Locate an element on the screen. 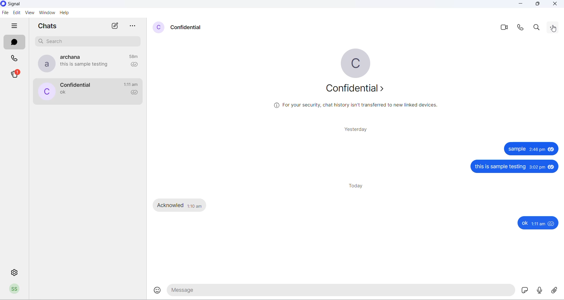 The height and width of the screenshot is (300, 564). close is located at coordinates (554, 5).